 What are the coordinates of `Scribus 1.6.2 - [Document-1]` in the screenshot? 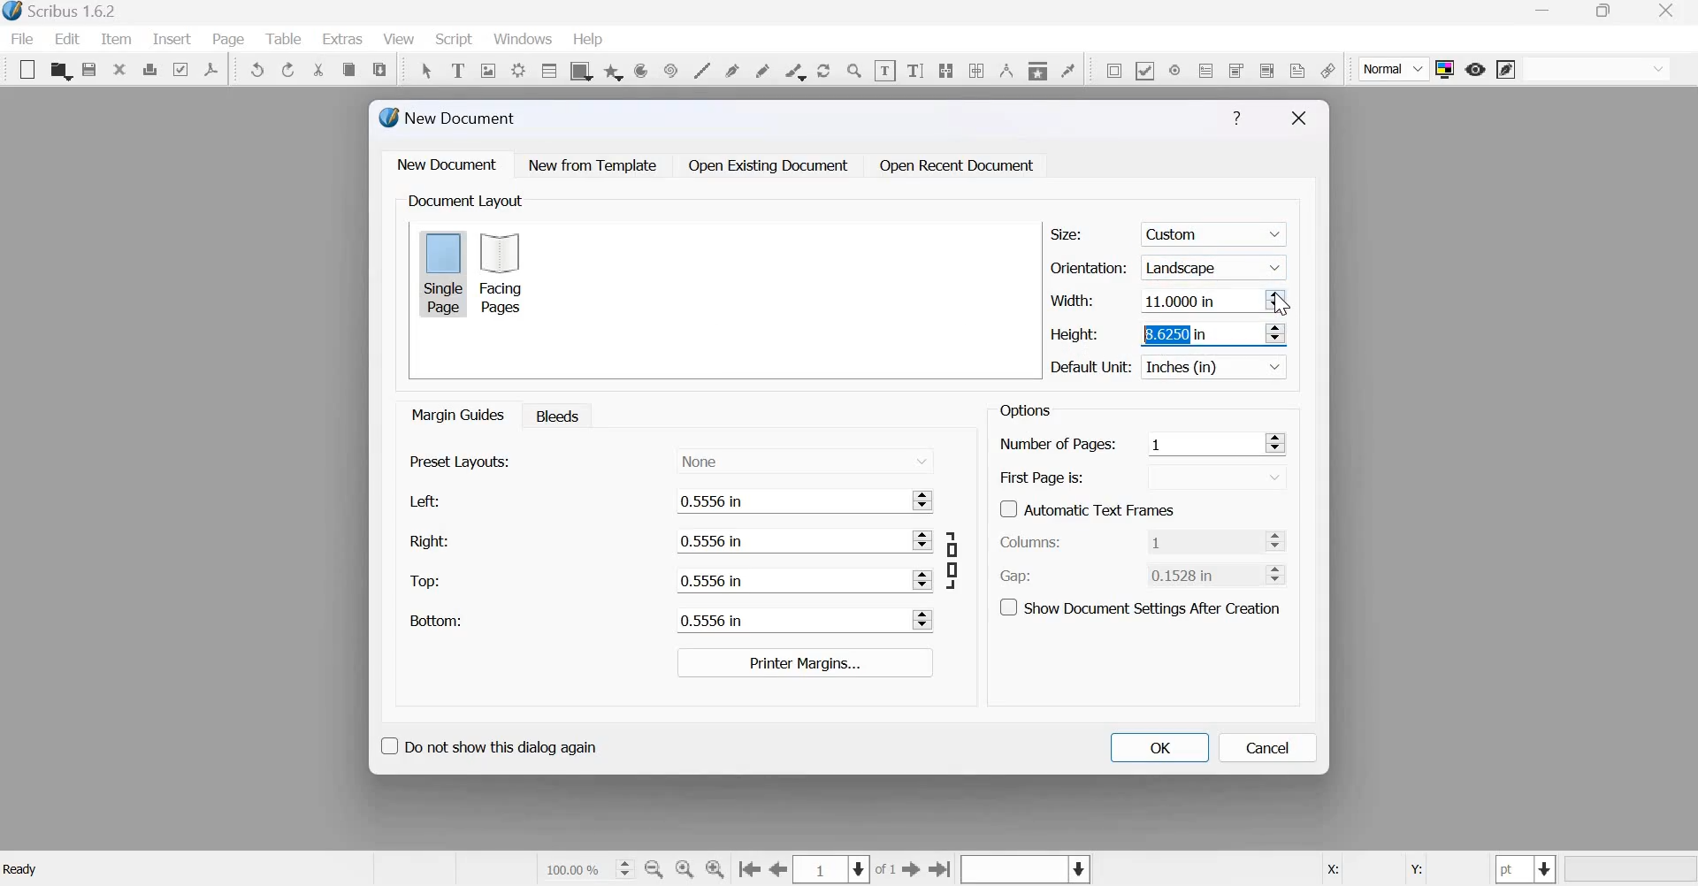 It's located at (64, 12).